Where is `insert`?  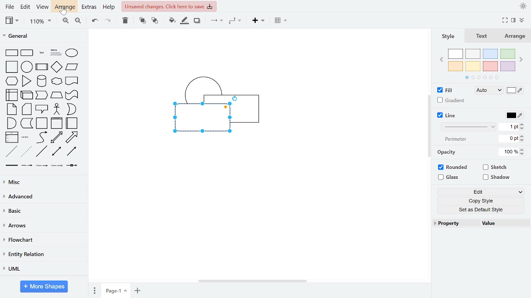
insert is located at coordinates (258, 21).